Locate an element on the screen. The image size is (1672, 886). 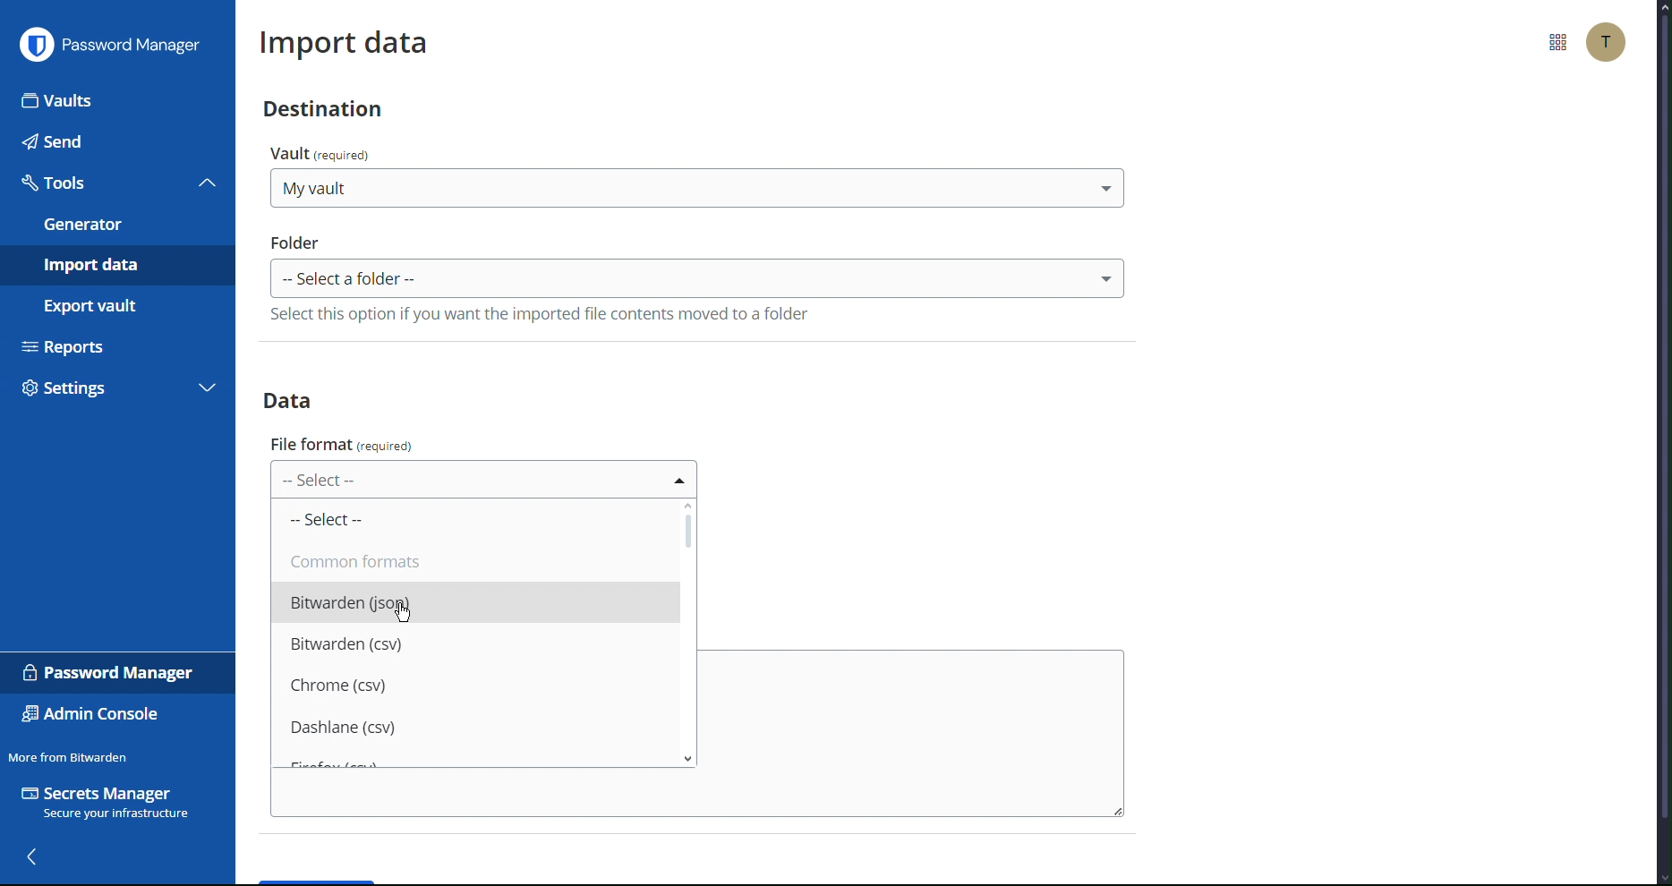
Account is located at coordinates (1608, 42).